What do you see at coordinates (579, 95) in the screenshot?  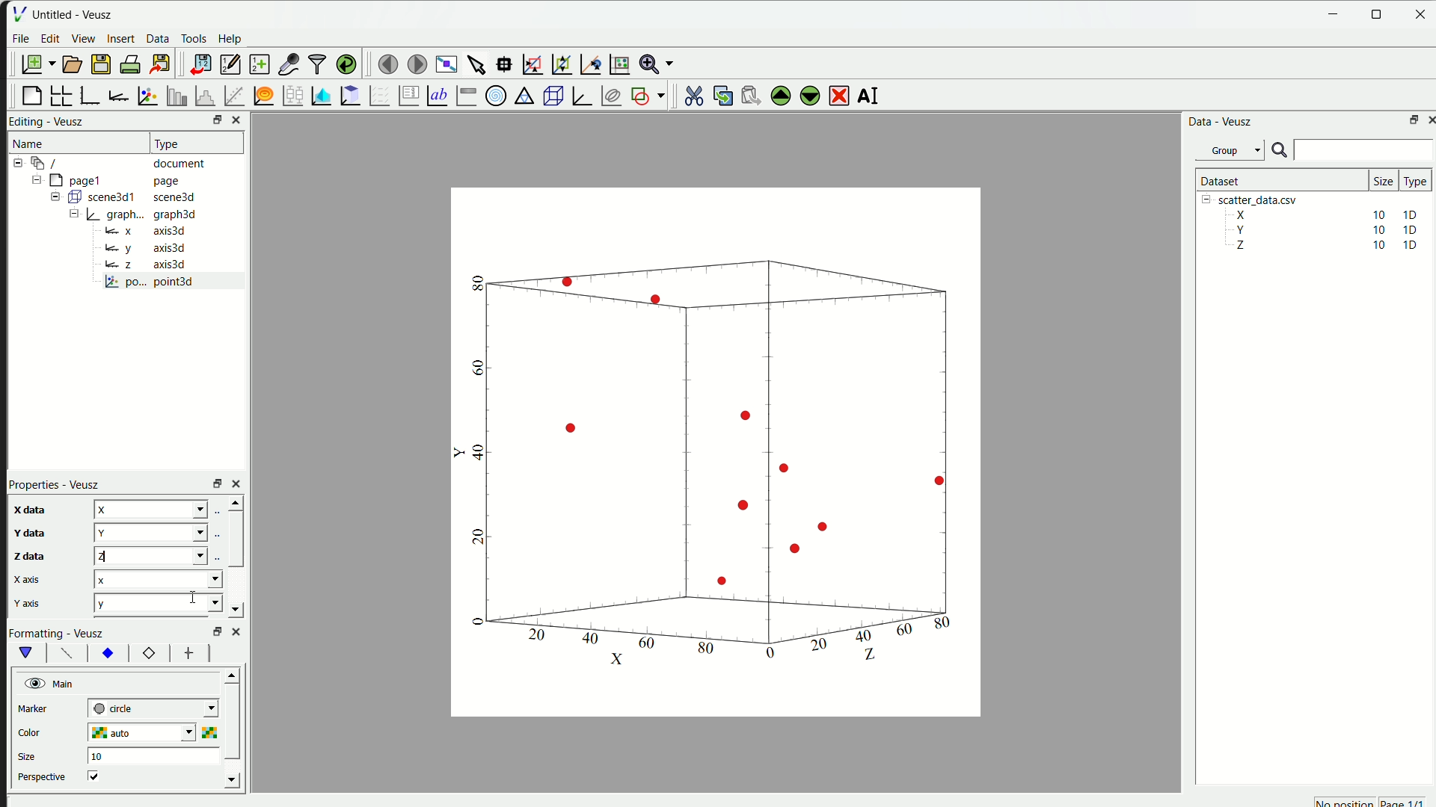 I see `3D Graph` at bounding box center [579, 95].